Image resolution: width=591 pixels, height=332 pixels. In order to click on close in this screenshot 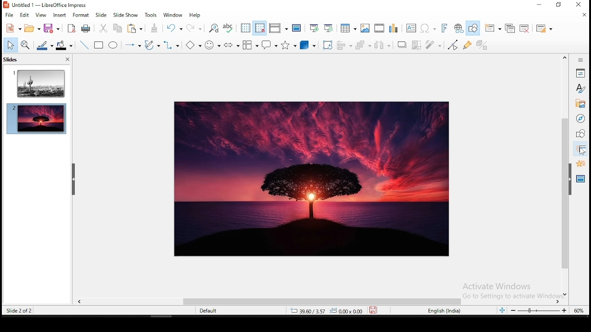, I will do `click(67, 59)`.